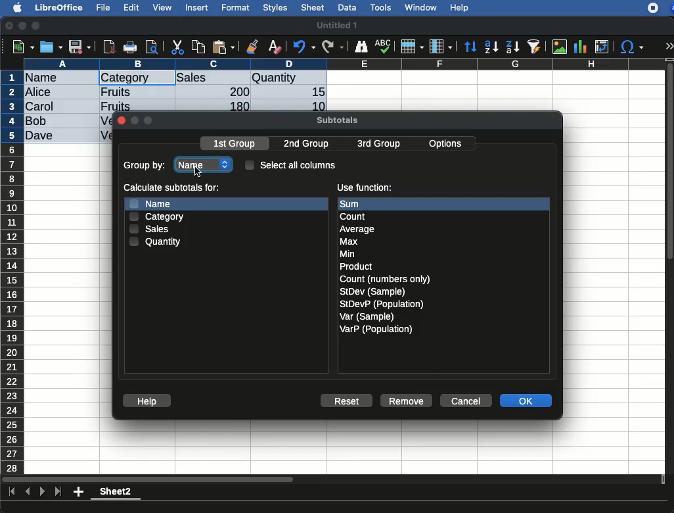 The image size is (674, 513). I want to click on group by, so click(146, 166).